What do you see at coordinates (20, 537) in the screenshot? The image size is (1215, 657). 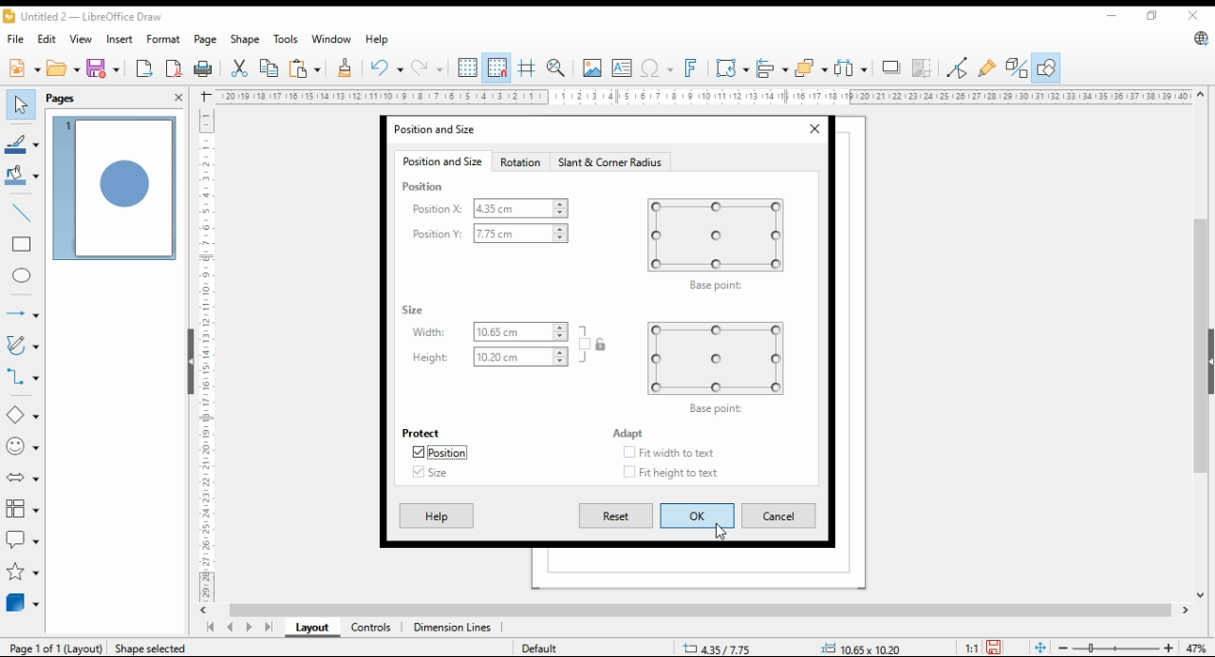 I see `callout shapes` at bounding box center [20, 537].